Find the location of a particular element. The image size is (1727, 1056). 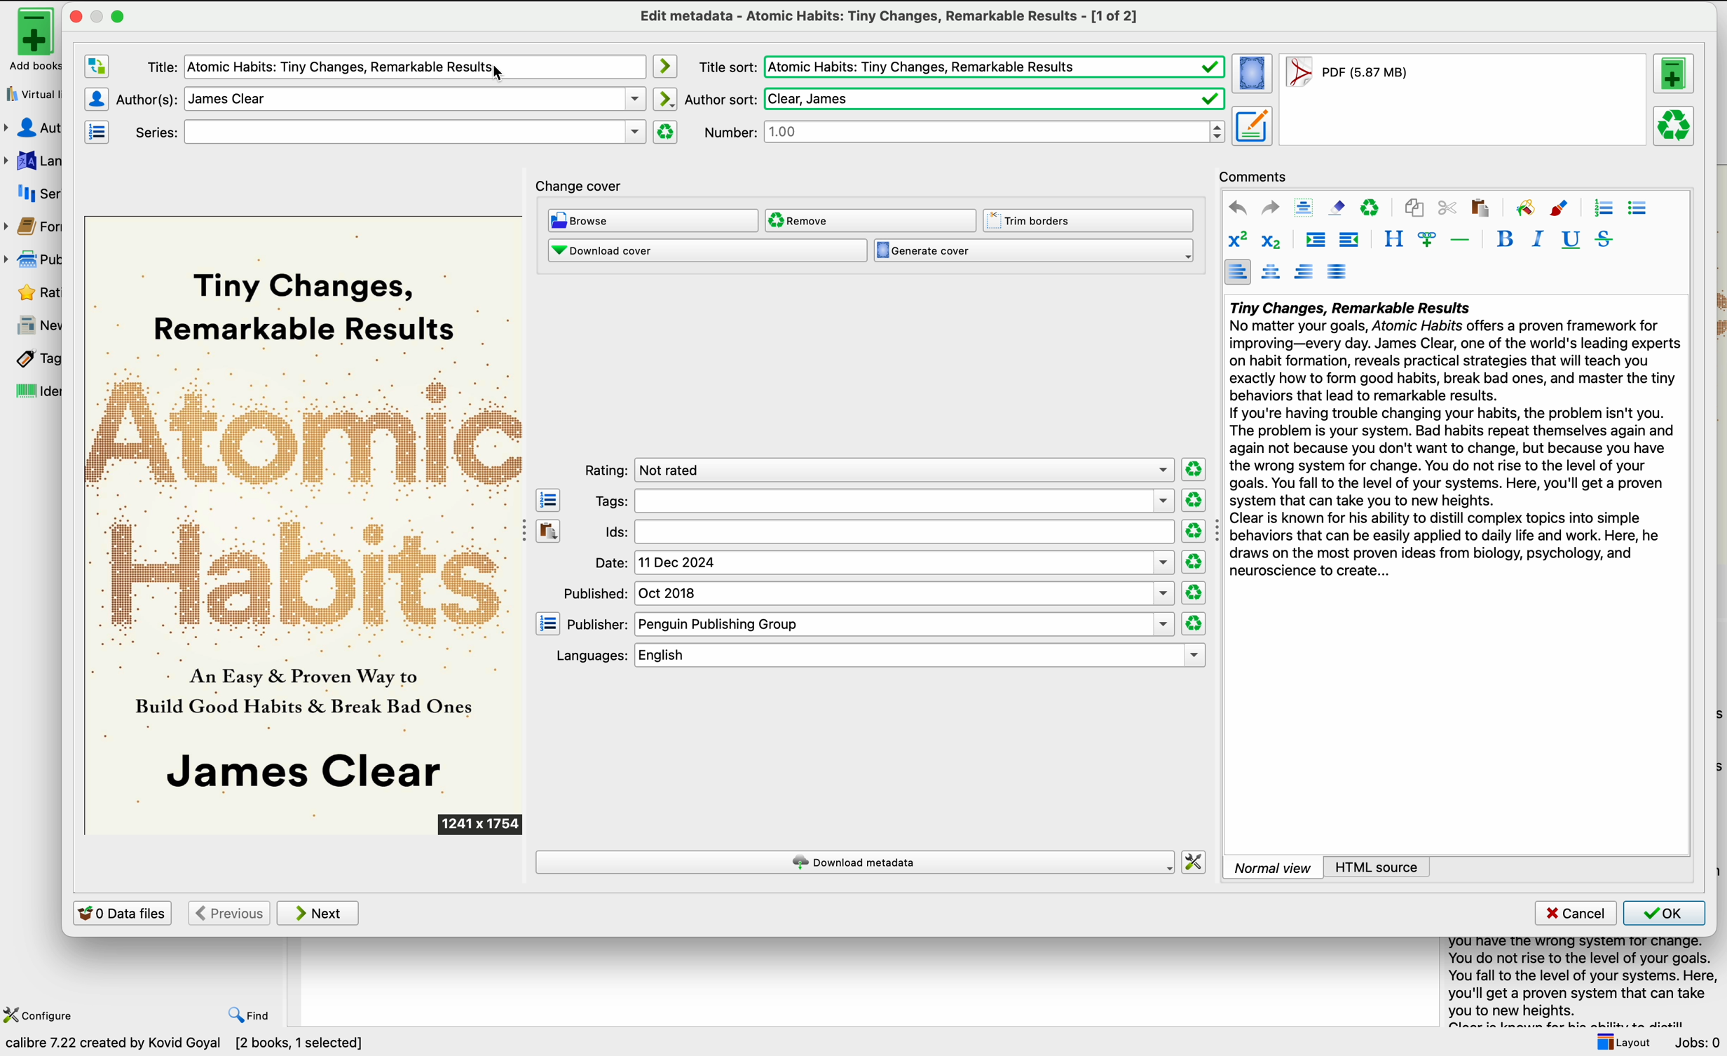

author(s) is located at coordinates (382, 100).